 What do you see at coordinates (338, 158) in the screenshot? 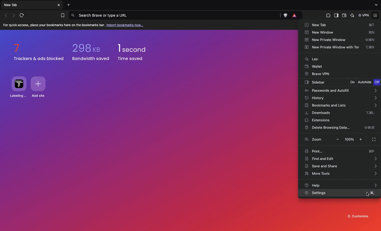
I see `Find and edit` at bounding box center [338, 158].